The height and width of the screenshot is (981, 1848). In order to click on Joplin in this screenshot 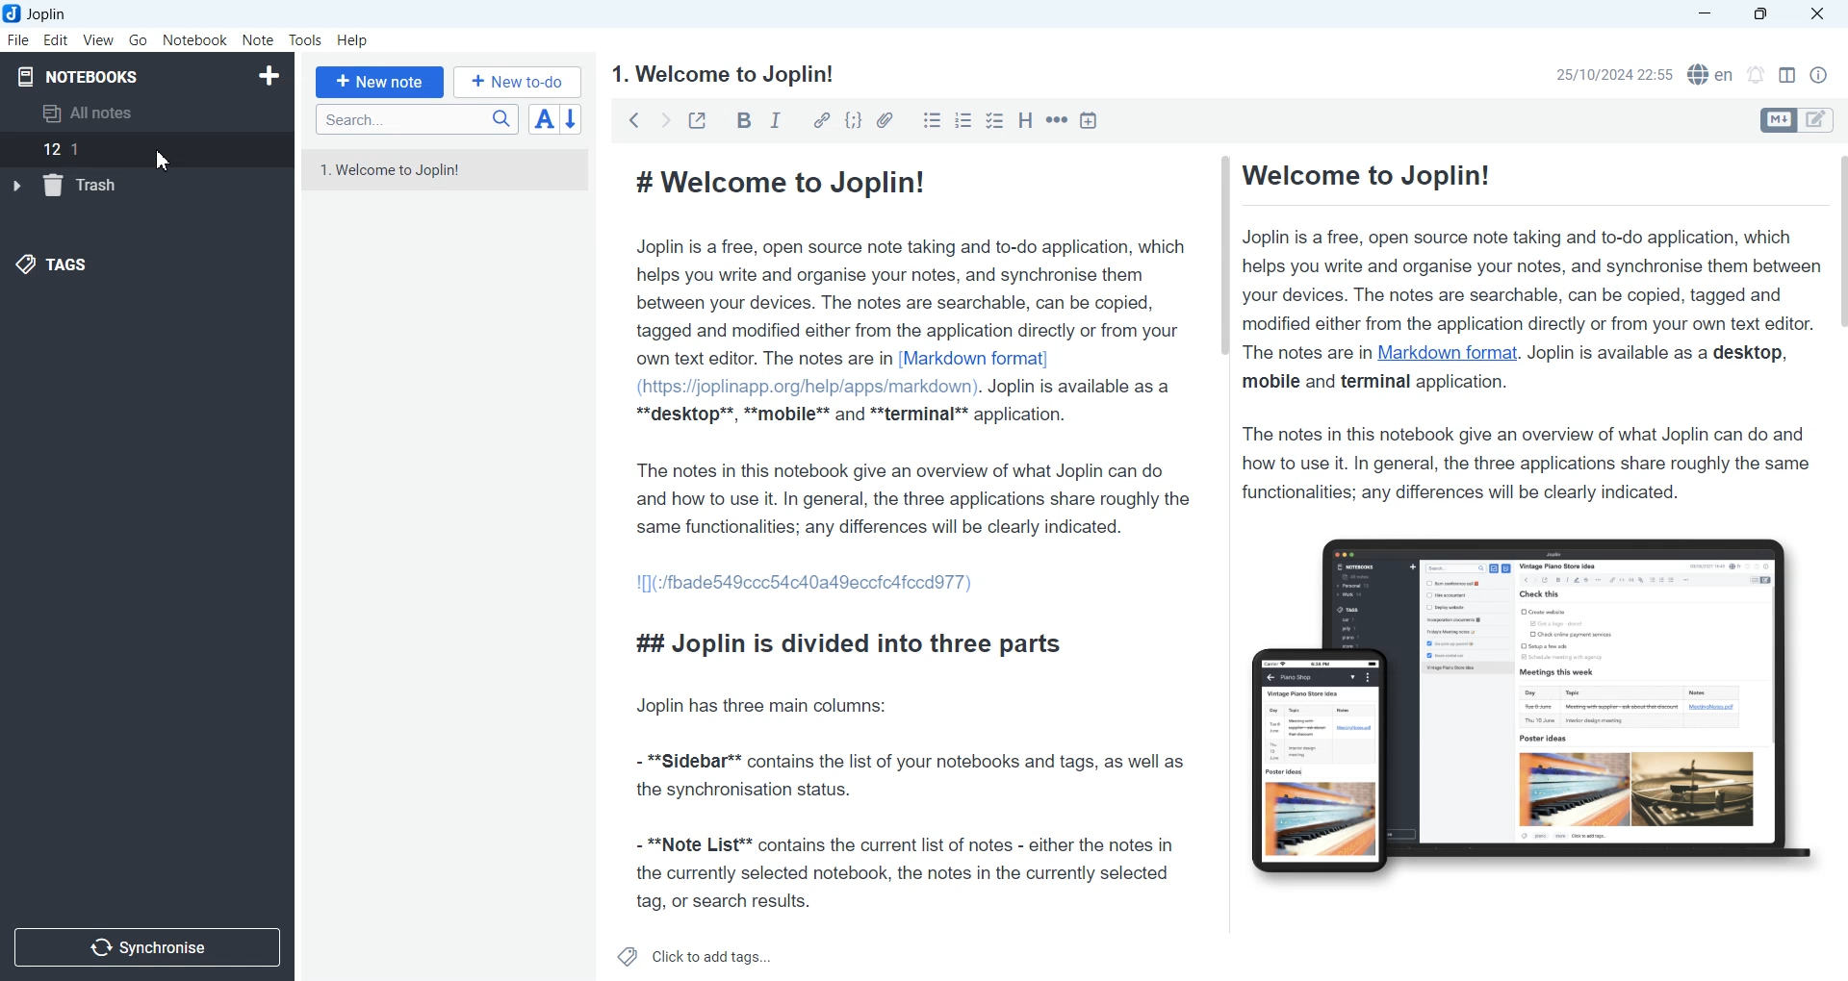, I will do `click(41, 13)`.